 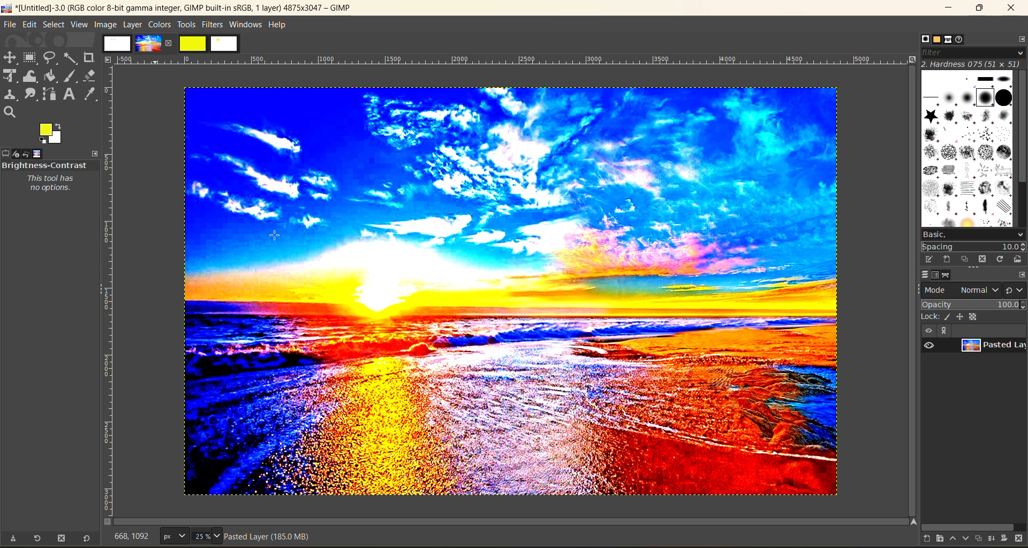 What do you see at coordinates (930, 259) in the screenshot?
I see `edit` at bounding box center [930, 259].